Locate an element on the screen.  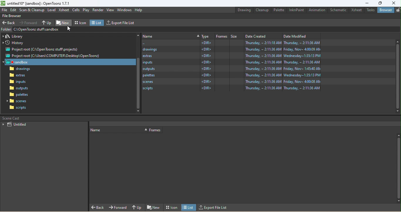
Play is located at coordinates (85, 10).